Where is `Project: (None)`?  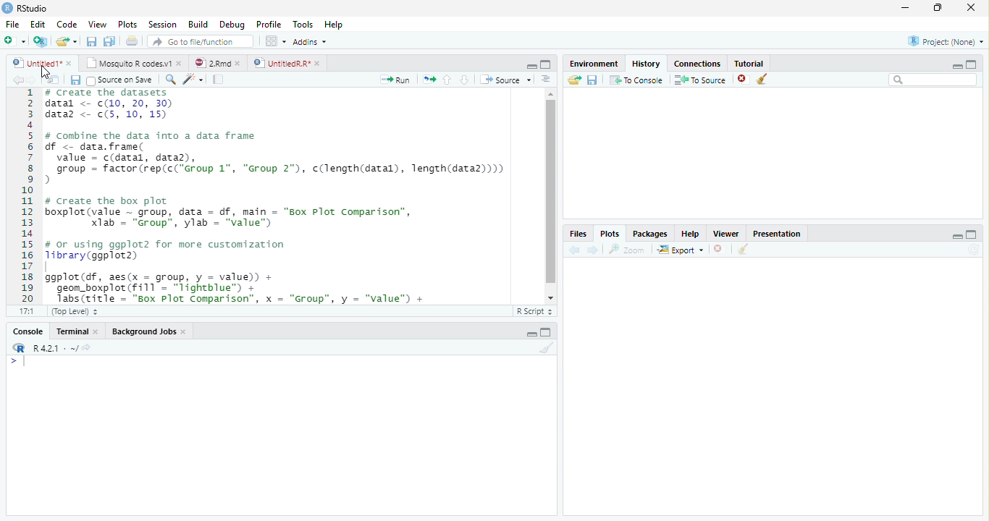
Project: (None) is located at coordinates (946, 41).